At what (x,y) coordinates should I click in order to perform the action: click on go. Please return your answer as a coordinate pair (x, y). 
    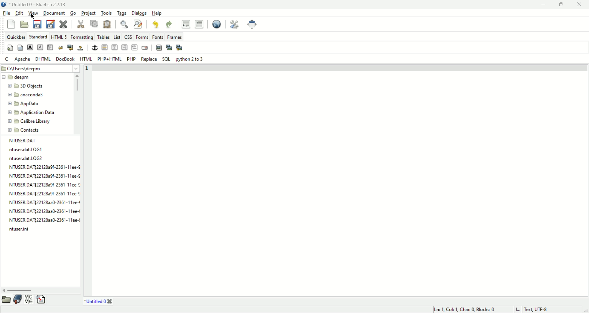
    Looking at the image, I should click on (73, 13).